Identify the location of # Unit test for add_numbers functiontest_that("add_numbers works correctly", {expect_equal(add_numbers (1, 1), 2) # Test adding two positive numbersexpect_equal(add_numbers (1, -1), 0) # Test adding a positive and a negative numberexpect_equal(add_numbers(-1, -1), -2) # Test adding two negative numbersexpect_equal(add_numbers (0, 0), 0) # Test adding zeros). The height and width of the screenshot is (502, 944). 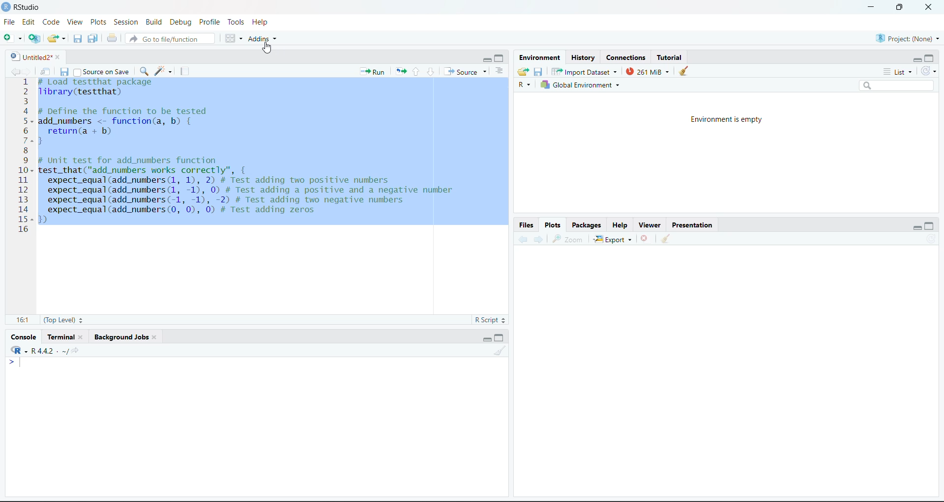
(248, 190).